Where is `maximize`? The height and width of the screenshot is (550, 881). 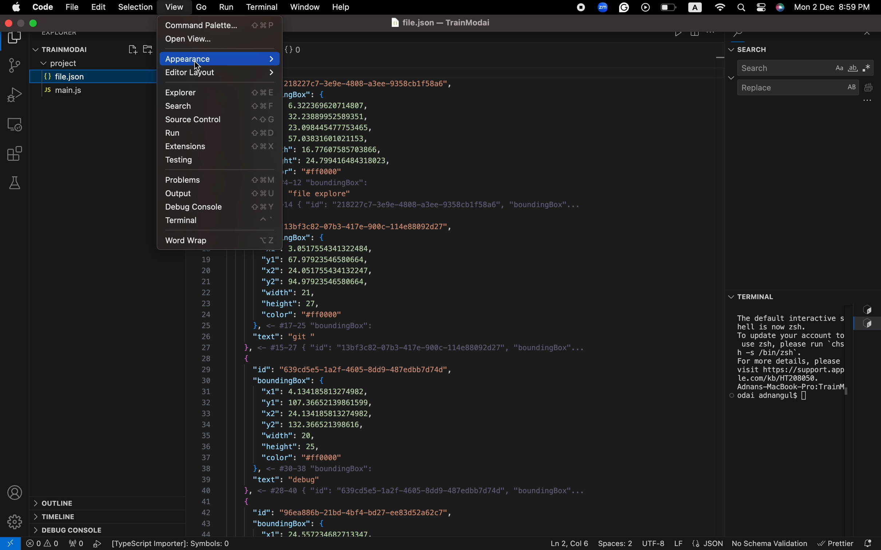 maximize is located at coordinates (23, 23).